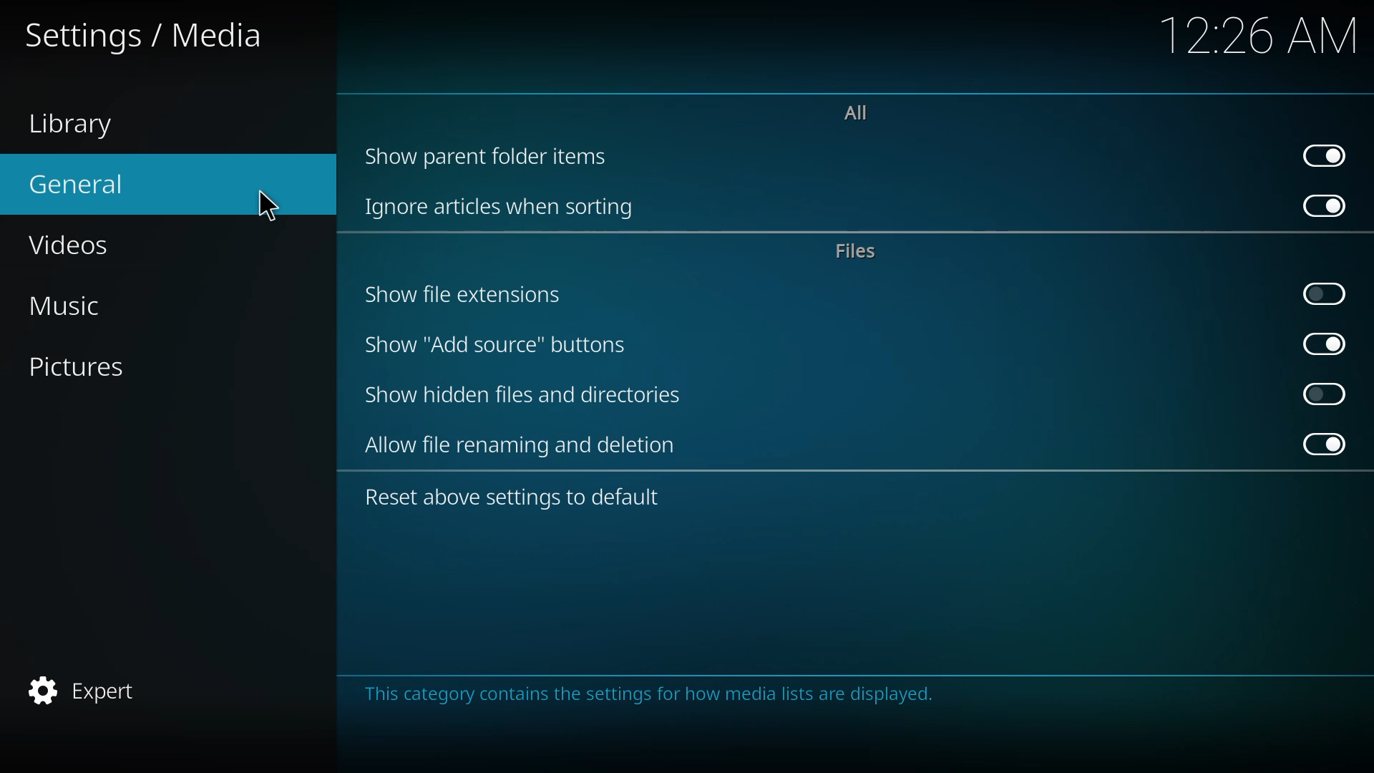  I want to click on info, so click(658, 694).